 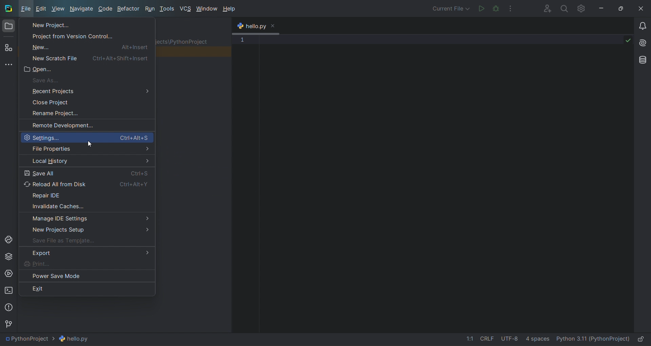 I want to click on close, so click(x=275, y=25).